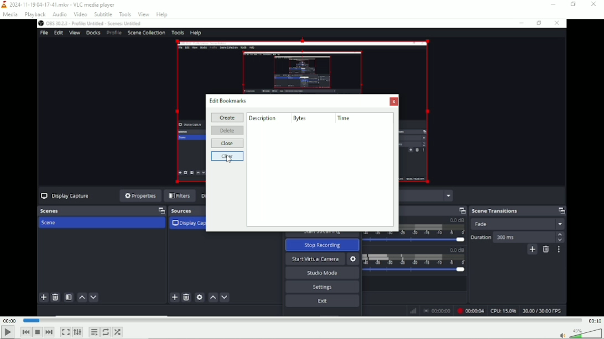 The image size is (604, 339). What do you see at coordinates (59, 14) in the screenshot?
I see `Audio` at bounding box center [59, 14].